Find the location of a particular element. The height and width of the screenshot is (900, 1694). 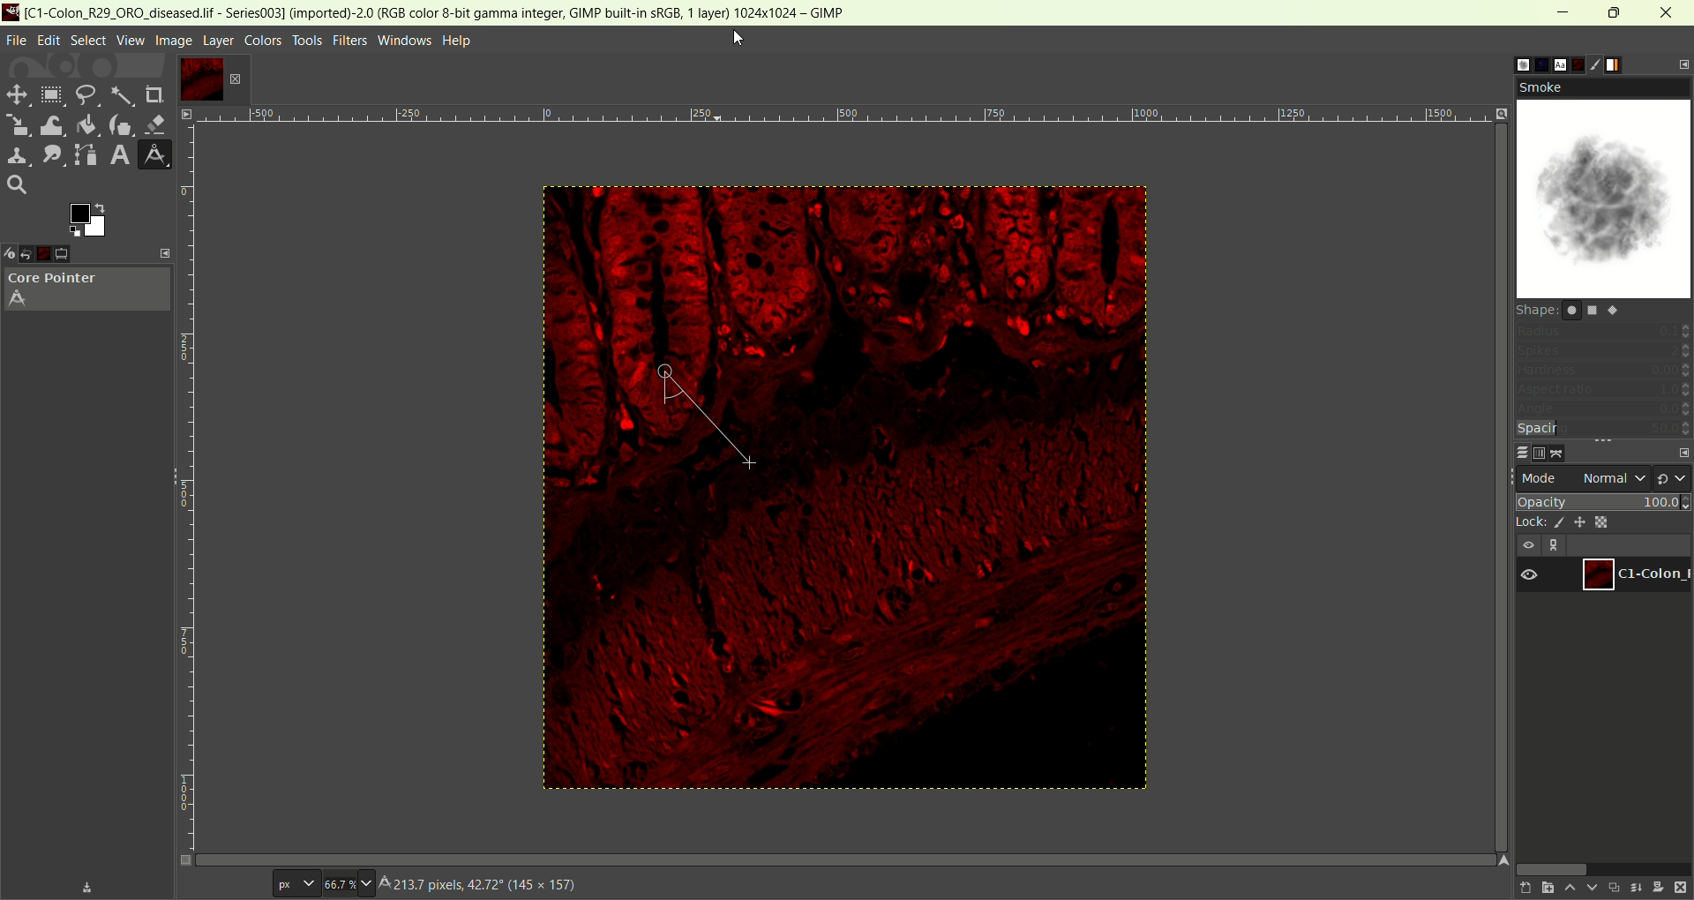

angle is located at coordinates (1603, 410).